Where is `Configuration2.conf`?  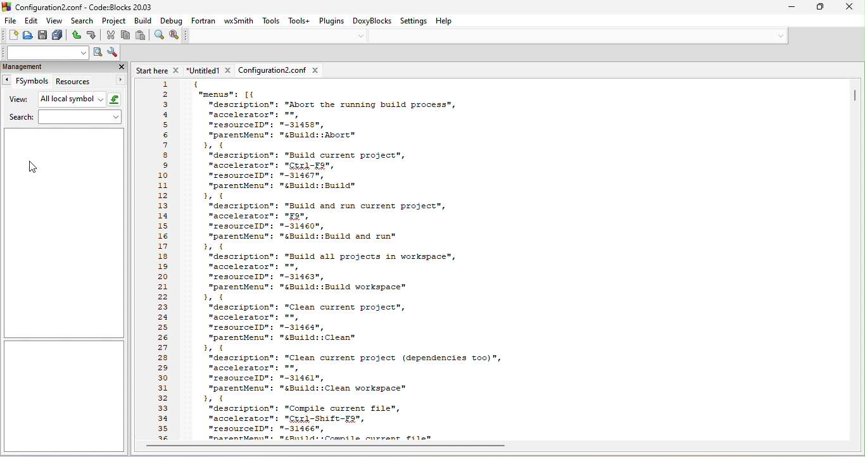
Configuration2.conf is located at coordinates (281, 70).